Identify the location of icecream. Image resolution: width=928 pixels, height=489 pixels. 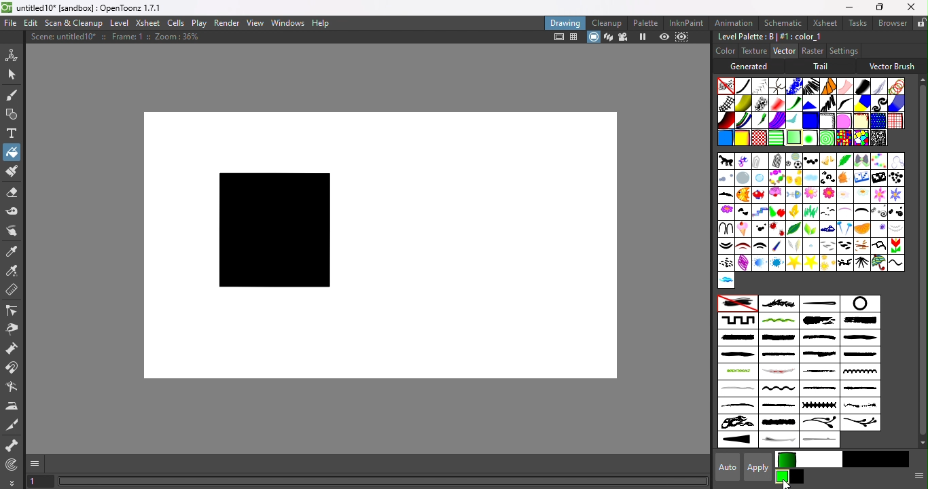
(744, 228).